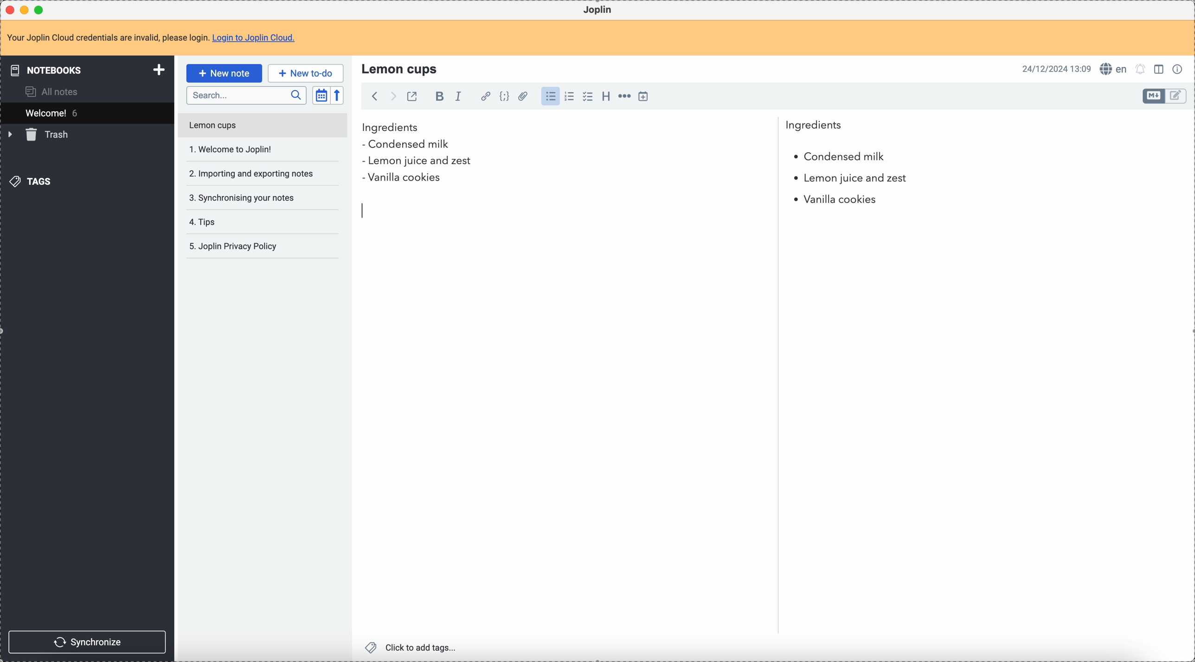 The width and height of the screenshot is (1195, 662). What do you see at coordinates (1141, 69) in the screenshot?
I see `set notifications` at bounding box center [1141, 69].